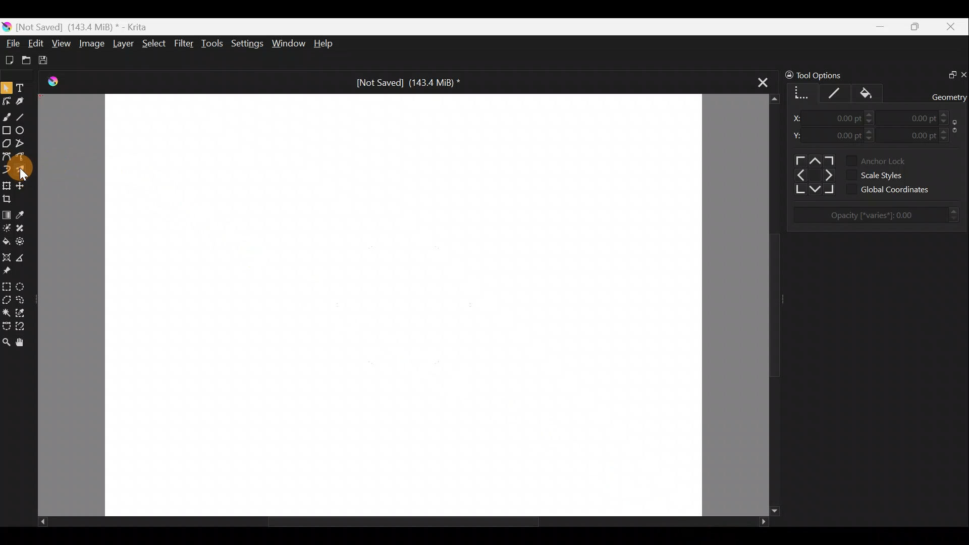 Image resolution: width=969 pixels, height=545 pixels. Describe the element at coordinates (872, 93) in the screenshot. I see `Fill` at that location.